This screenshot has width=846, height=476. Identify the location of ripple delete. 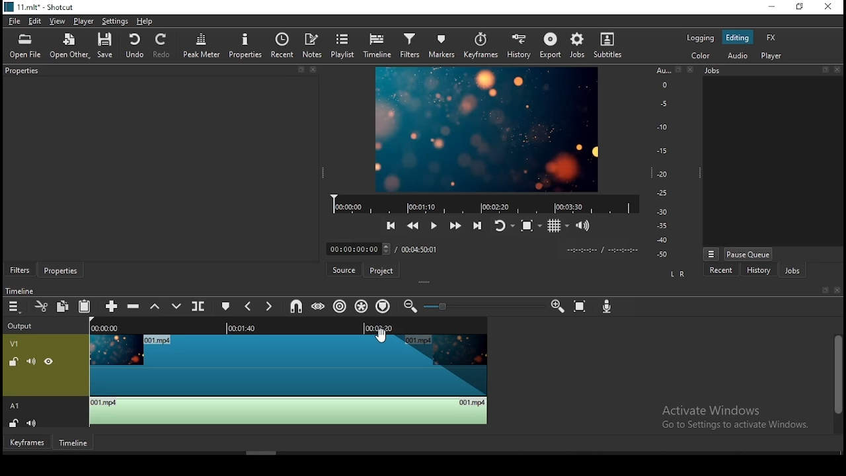
(134, 306).